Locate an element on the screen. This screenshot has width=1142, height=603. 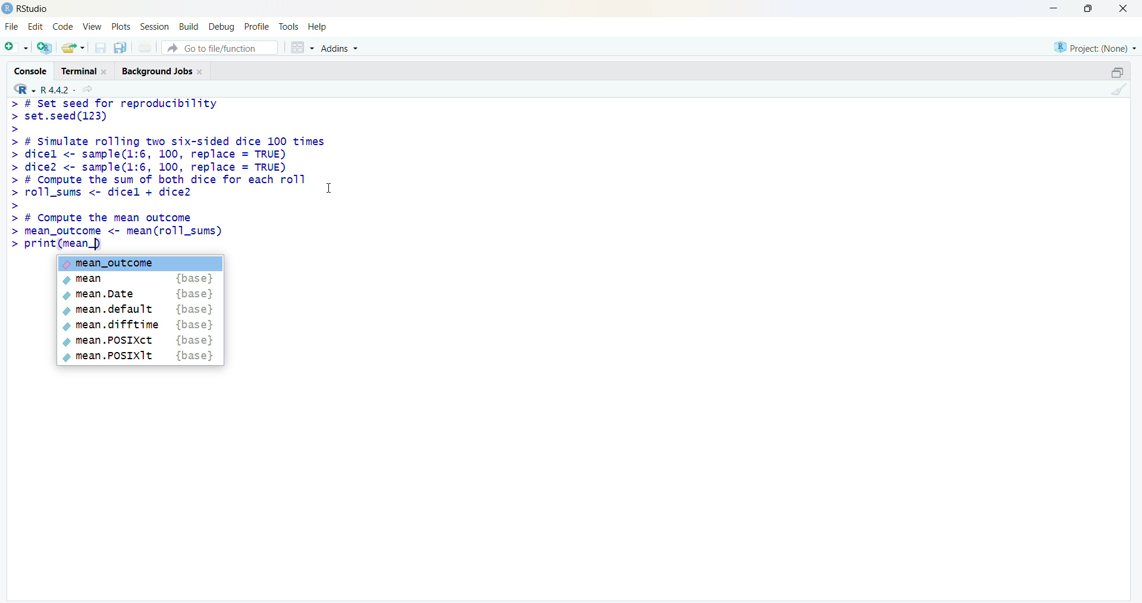
mean_outcome is located at coordinates (139, 263).